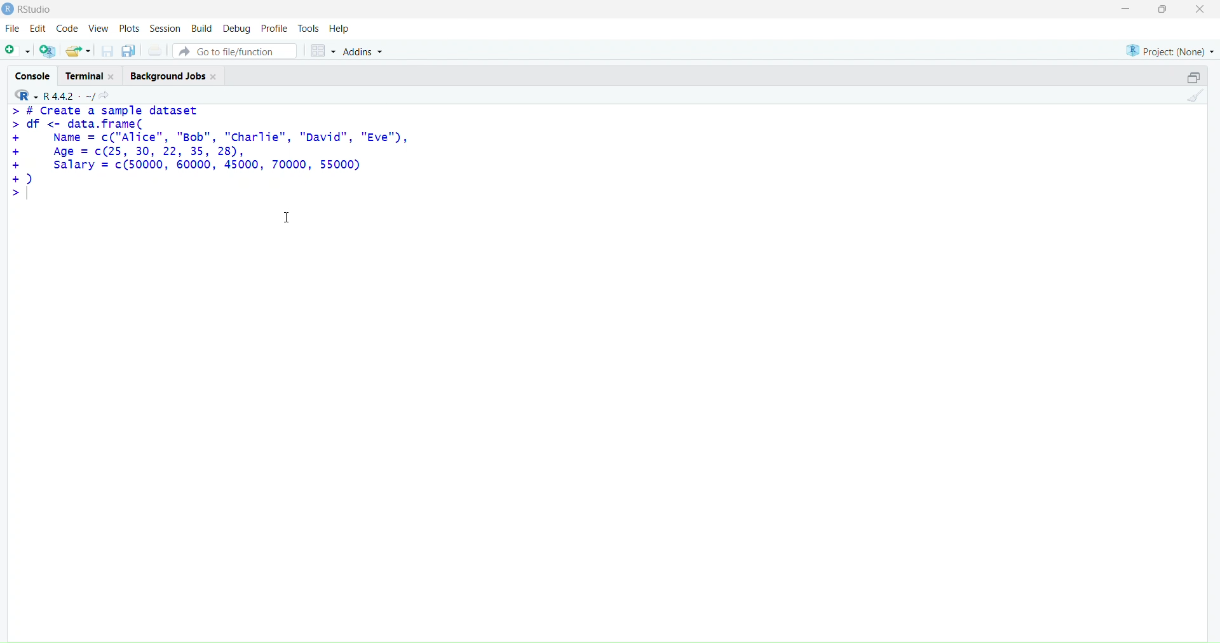 The image size is (1220, 643). What do you see at coordinates (98, 27) in the screenshot?
I see `view` at bounding box center [98, 27].